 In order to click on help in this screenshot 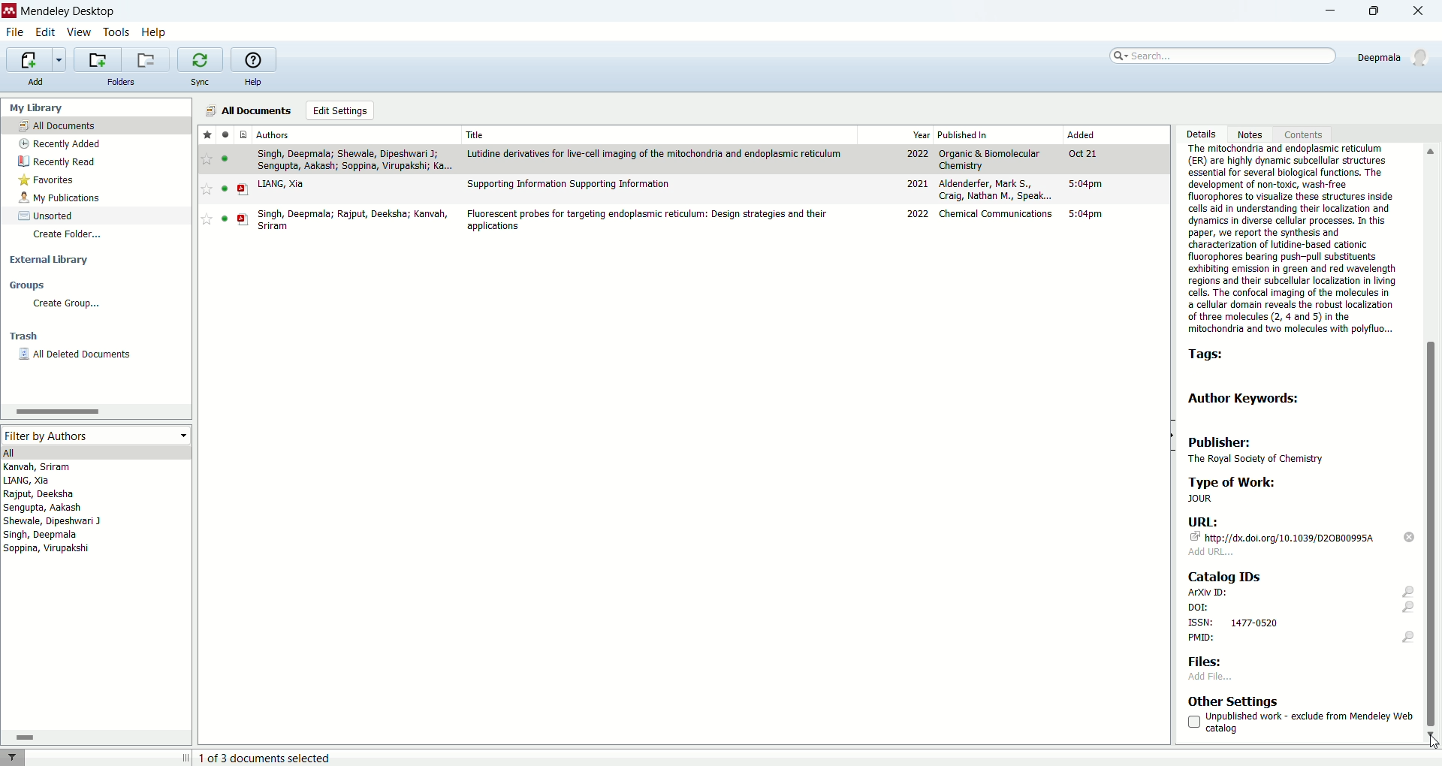, I will do `click(154, 34)`.